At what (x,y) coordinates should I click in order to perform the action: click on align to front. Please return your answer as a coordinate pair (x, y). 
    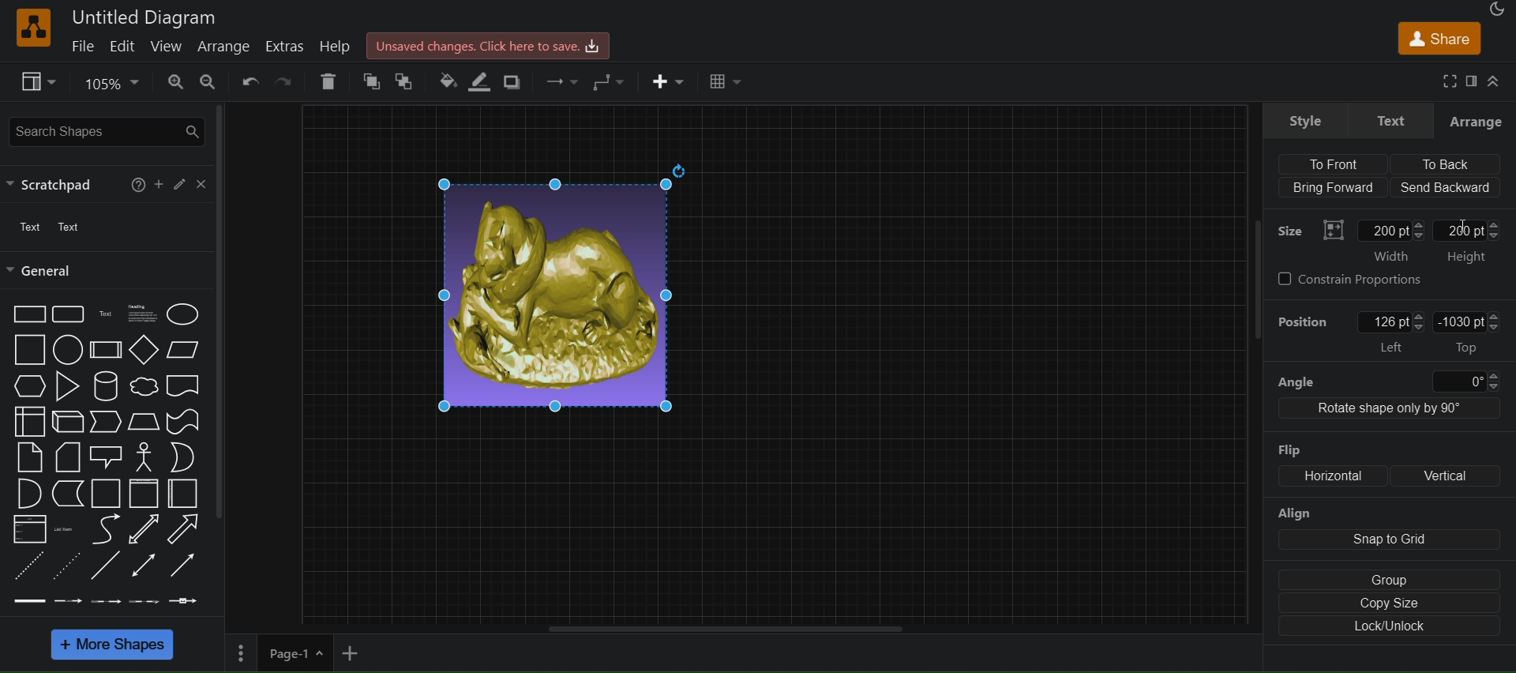
    Looking at the image, I should click on (1342, 163).